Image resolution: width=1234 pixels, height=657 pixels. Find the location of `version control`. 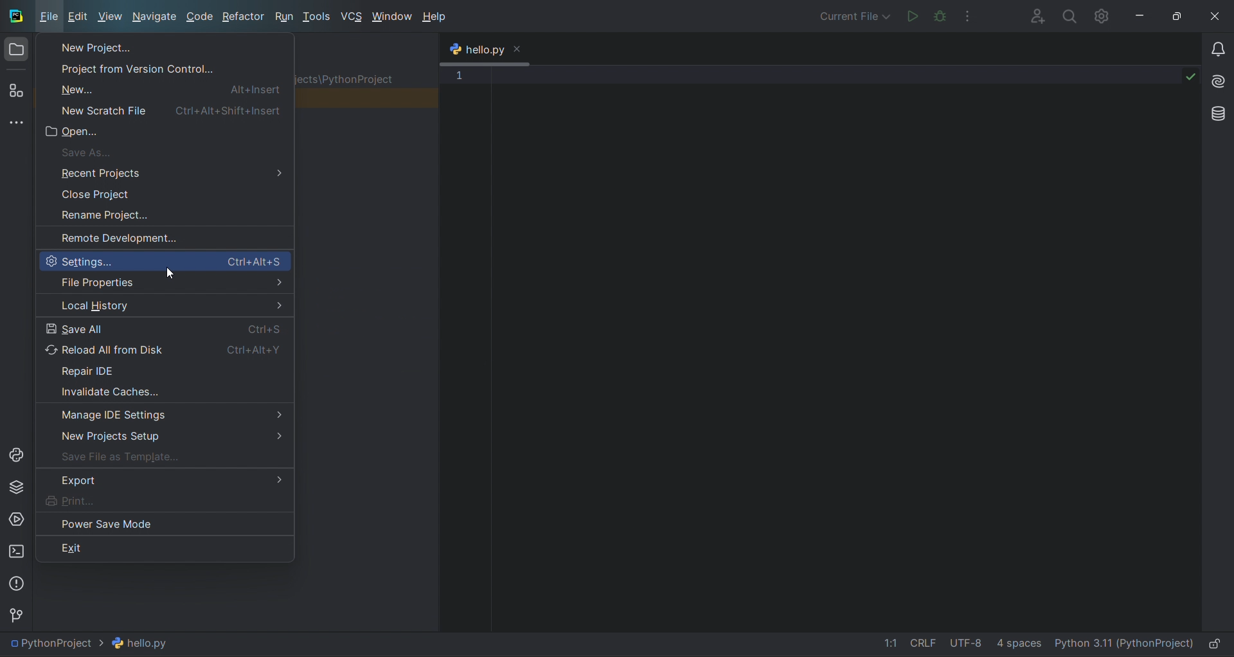

version control is located at coordinates (163, 66).